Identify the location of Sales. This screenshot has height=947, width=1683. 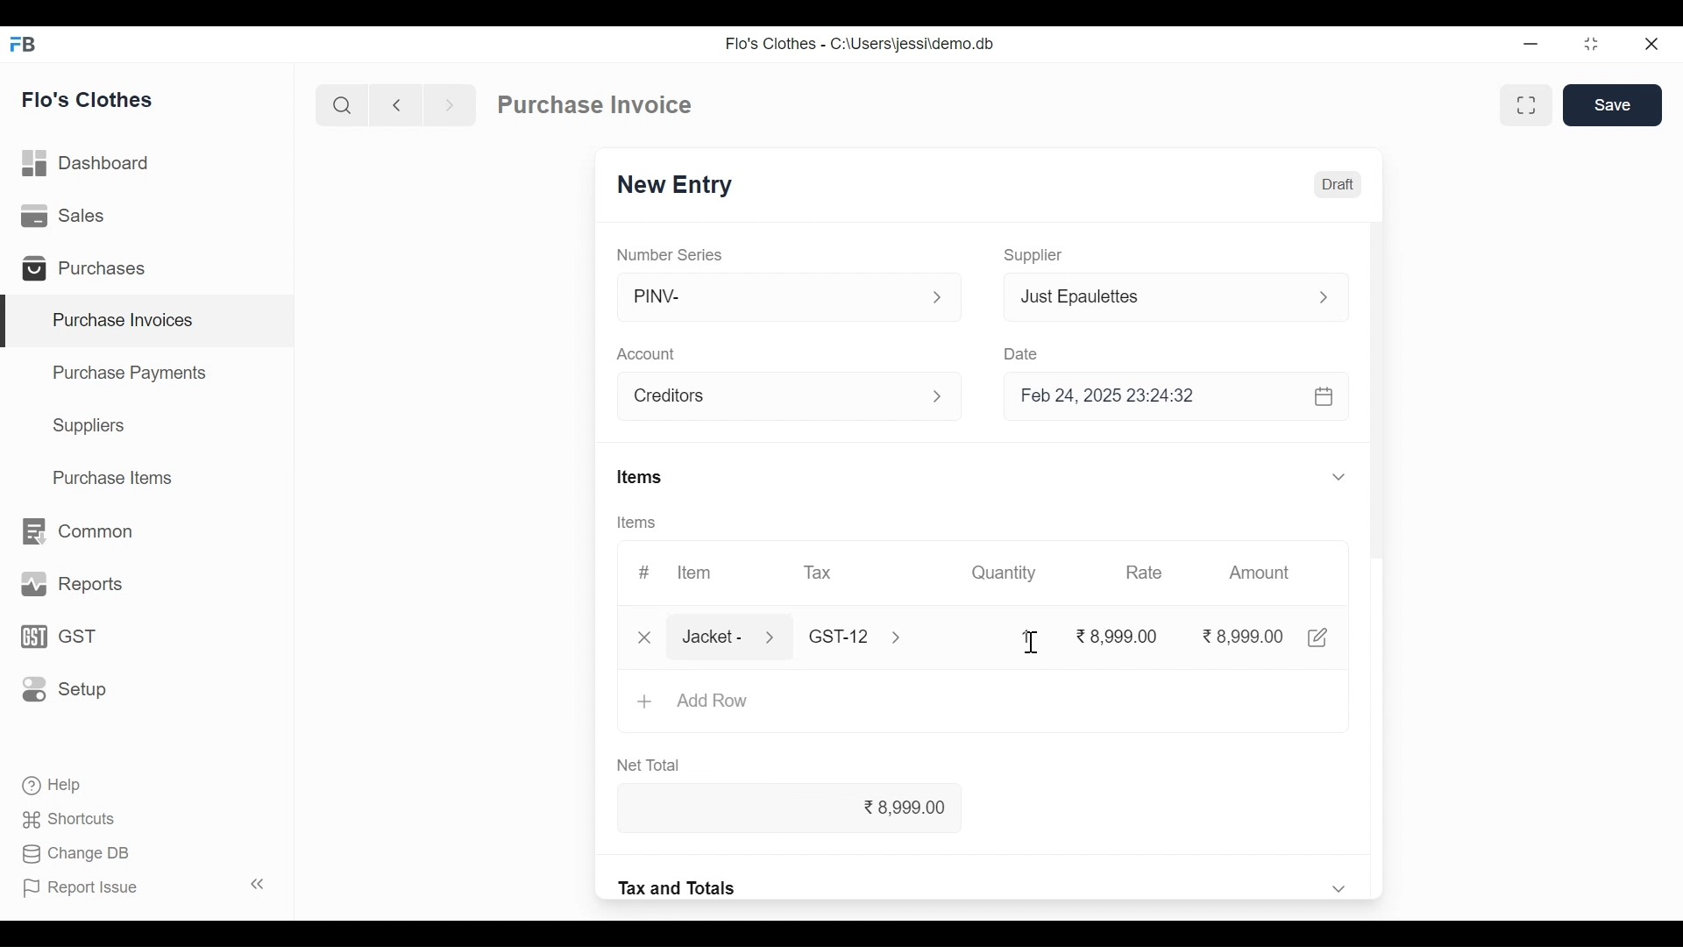
(71, 217).